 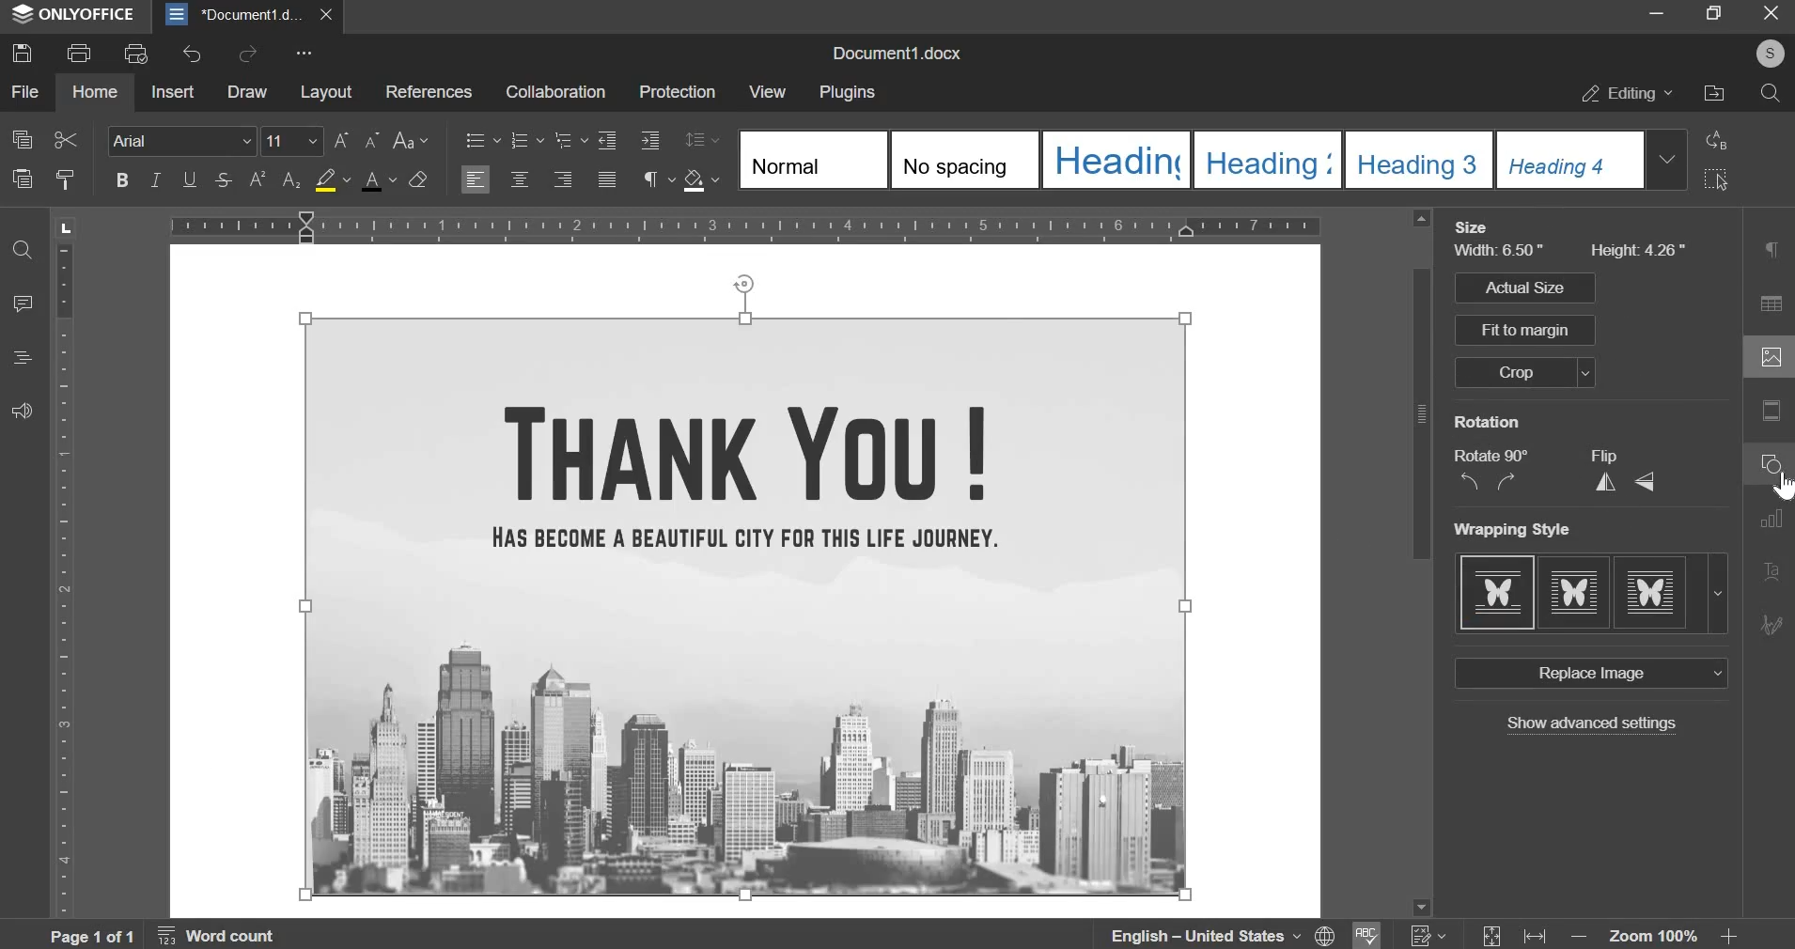 I want to click on collaboration, so click(x=555, y=91).